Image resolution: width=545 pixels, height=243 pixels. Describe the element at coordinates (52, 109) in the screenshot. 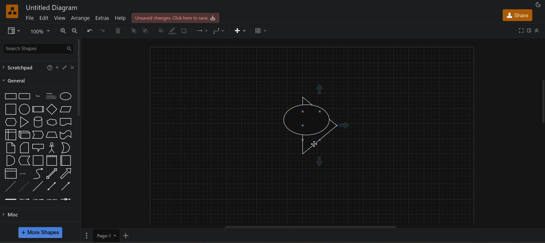

I see `diamond` at that location.